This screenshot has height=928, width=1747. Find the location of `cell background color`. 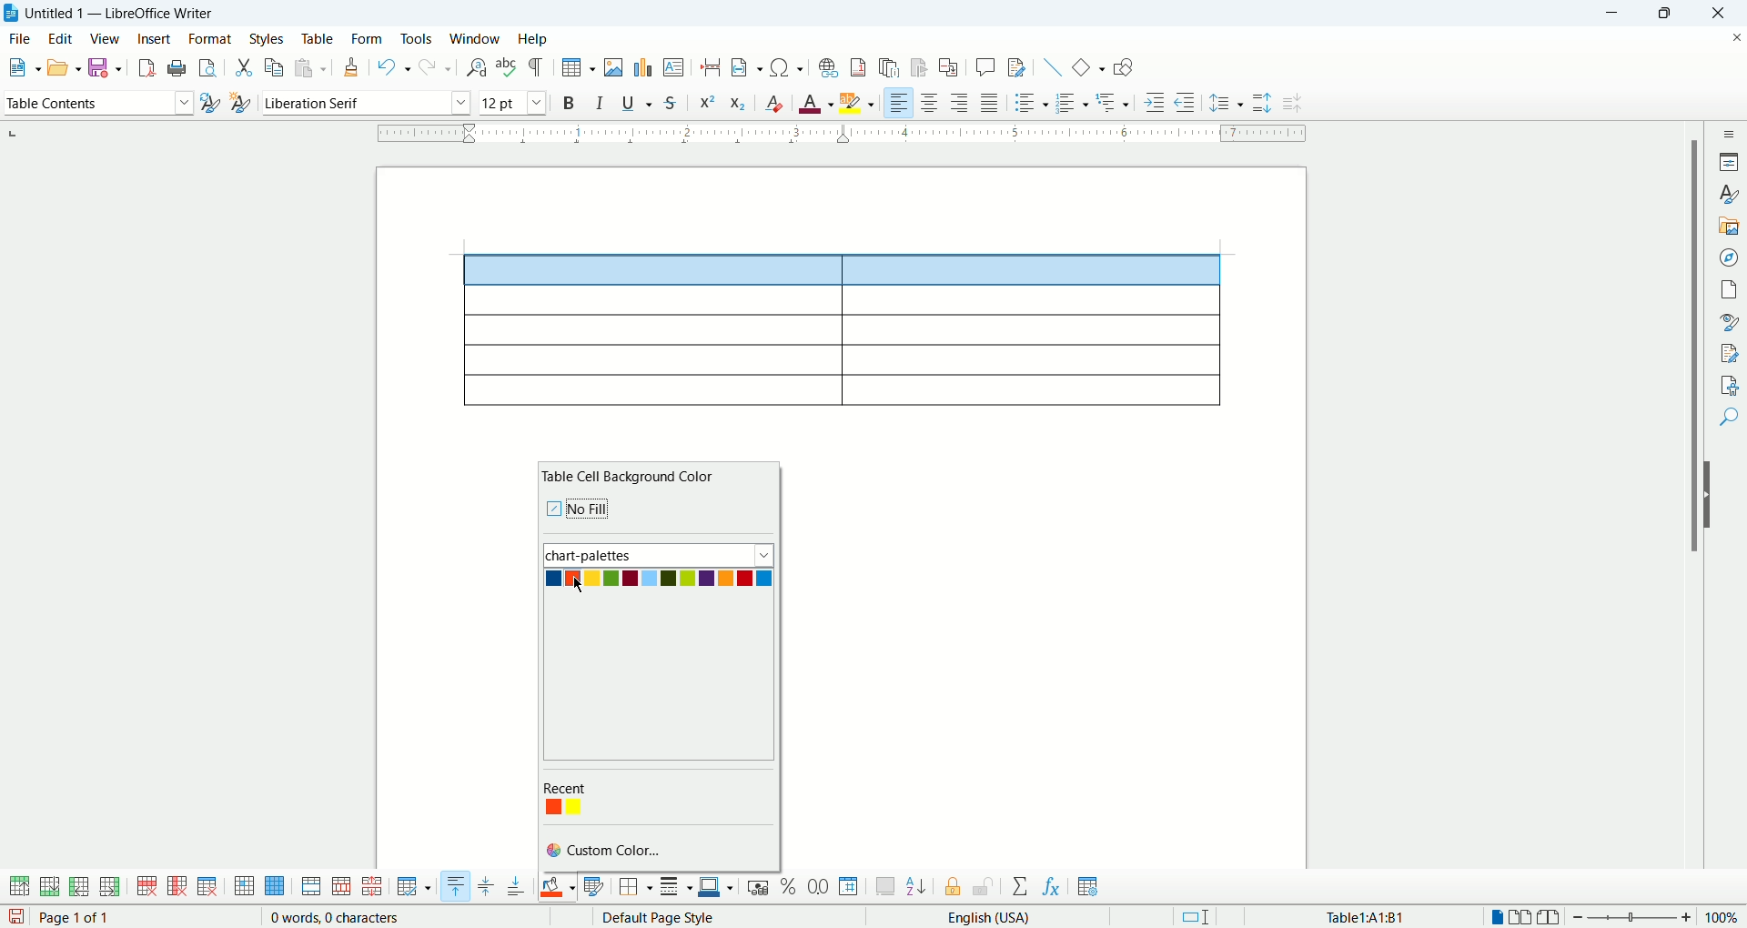

cell background color is located at coordinates (558, 885).